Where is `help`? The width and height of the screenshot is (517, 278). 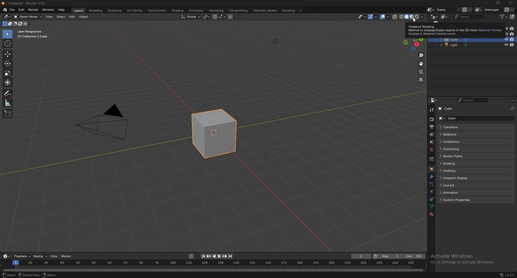
help is located at coordinates (62, 10).